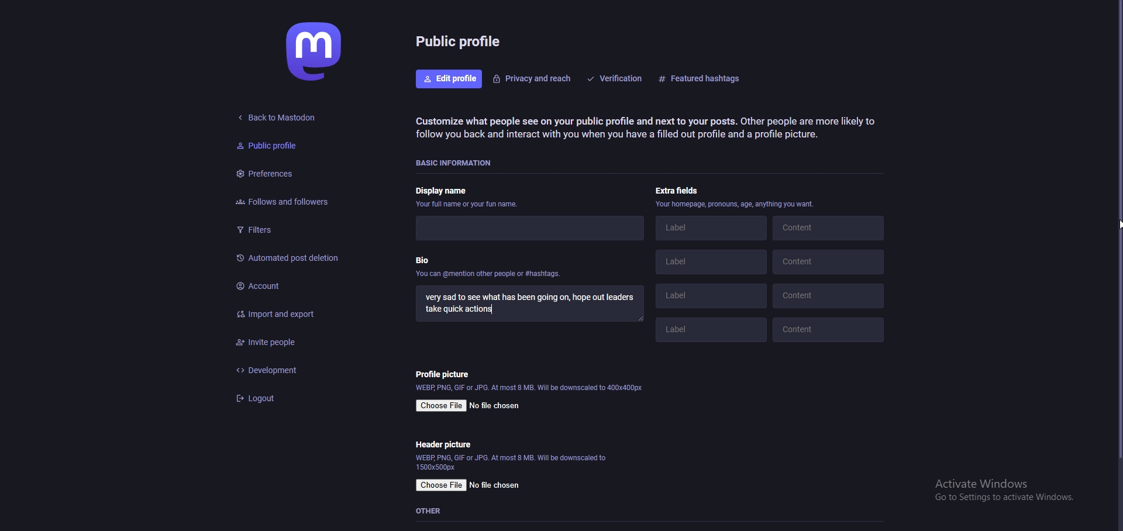 The image size is (1123, 531). Describe the element at coordinates (494, 406) in the screenshot. I see `no file chosen` at that location.